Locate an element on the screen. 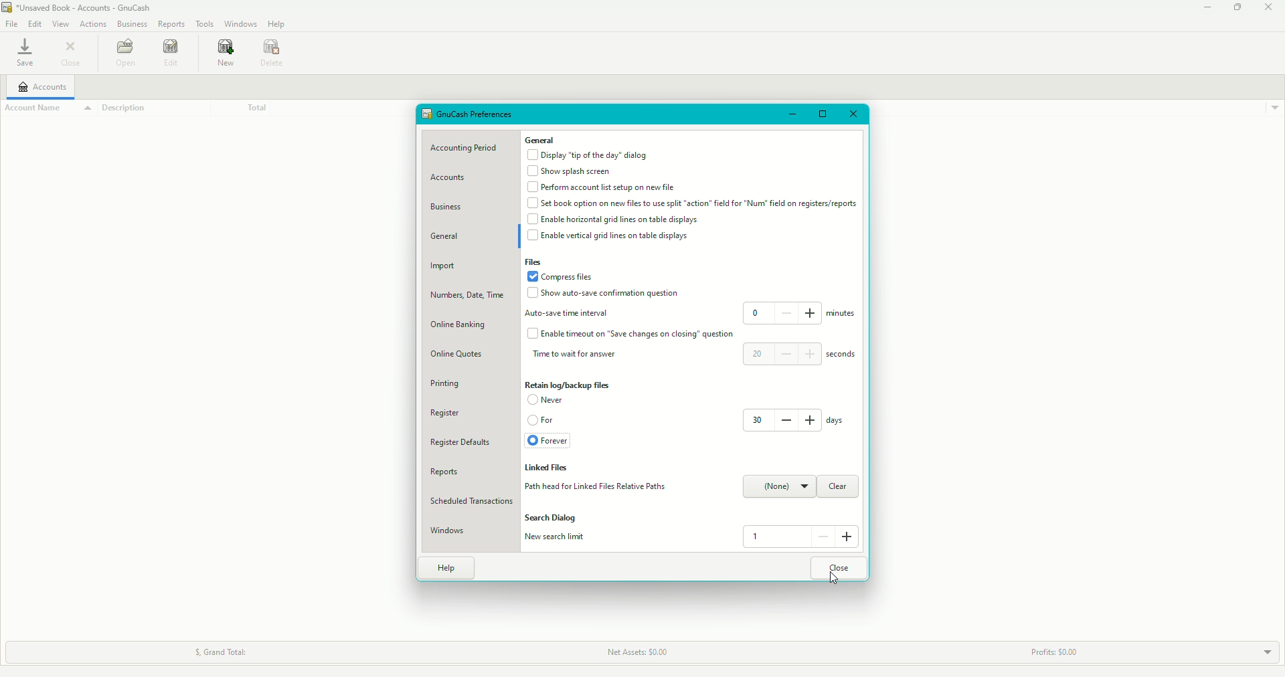 The width and height of the screenshot is (1285, 677). Enable timeout is located at coordinates (633, 334).